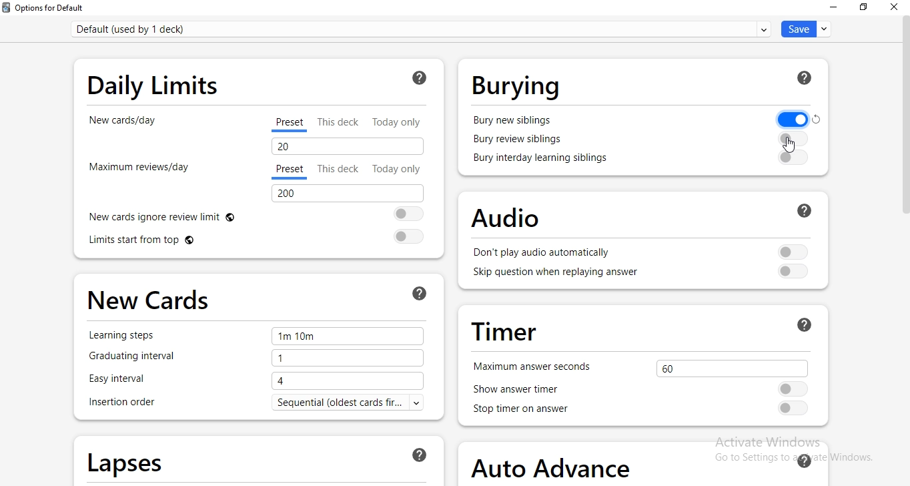 This screenshot has height=486, width=910. Describe the element at coordinates (795, 407) in the screenshot. I see `toggle` at that location.